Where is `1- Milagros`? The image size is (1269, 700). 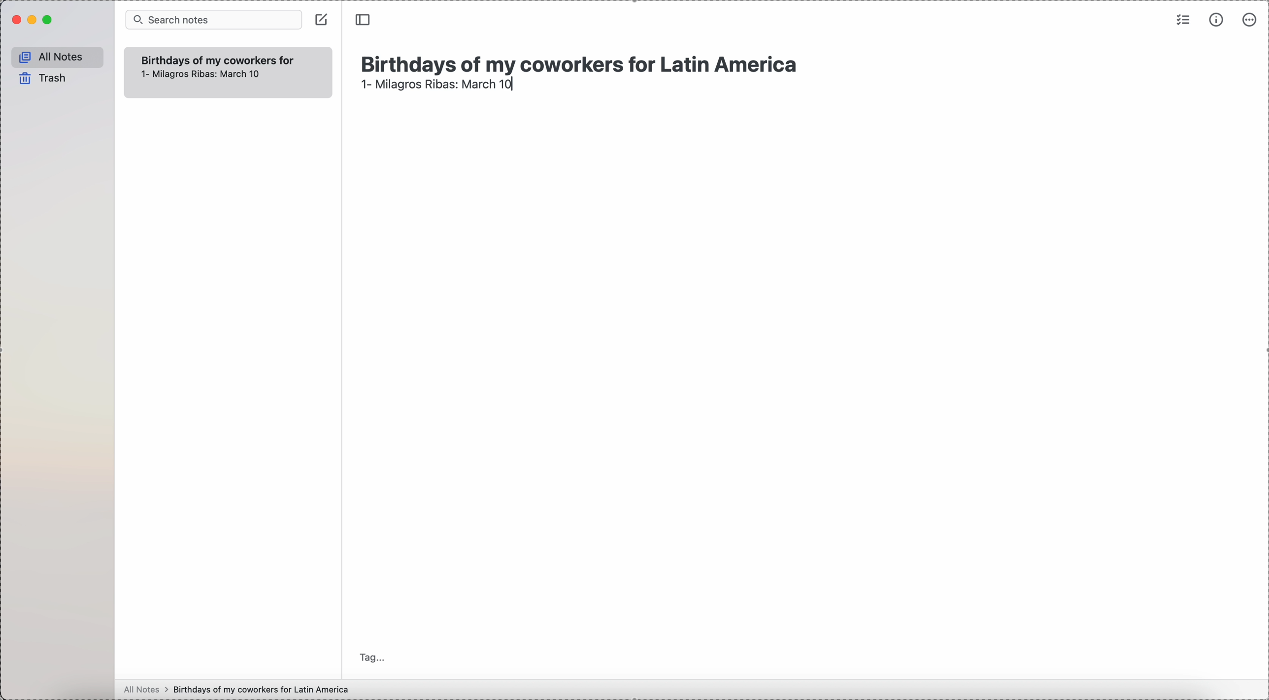
1- Milagros is located at coordinates (436, 88).